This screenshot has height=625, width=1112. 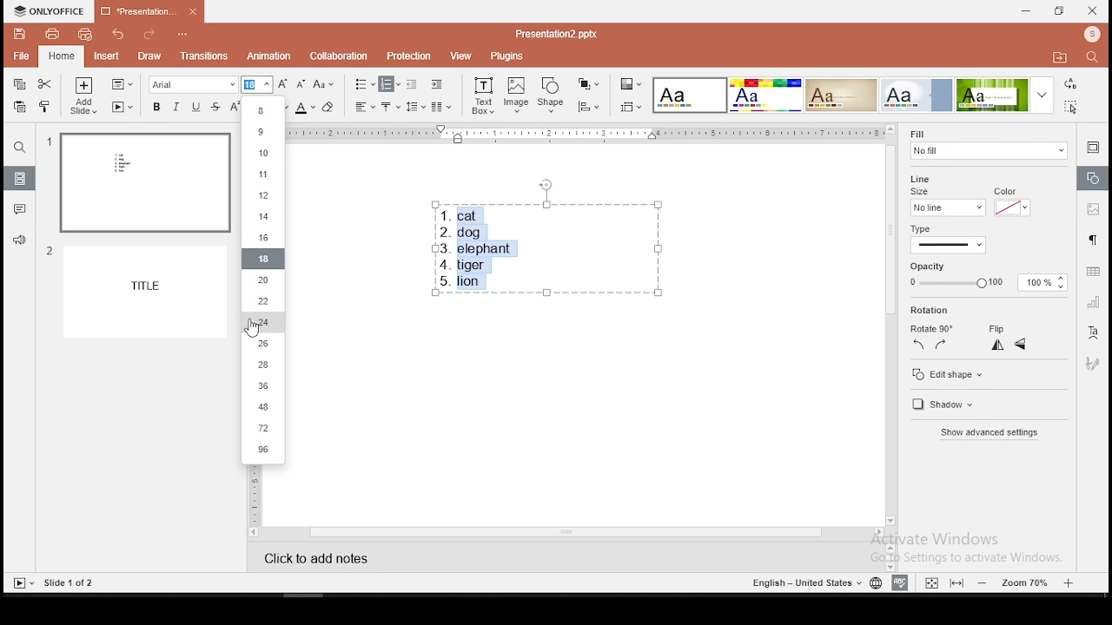 What do you see at coordinates (483, 97) in the screenshot?
I see `text box` at bounding box center [483, 97].